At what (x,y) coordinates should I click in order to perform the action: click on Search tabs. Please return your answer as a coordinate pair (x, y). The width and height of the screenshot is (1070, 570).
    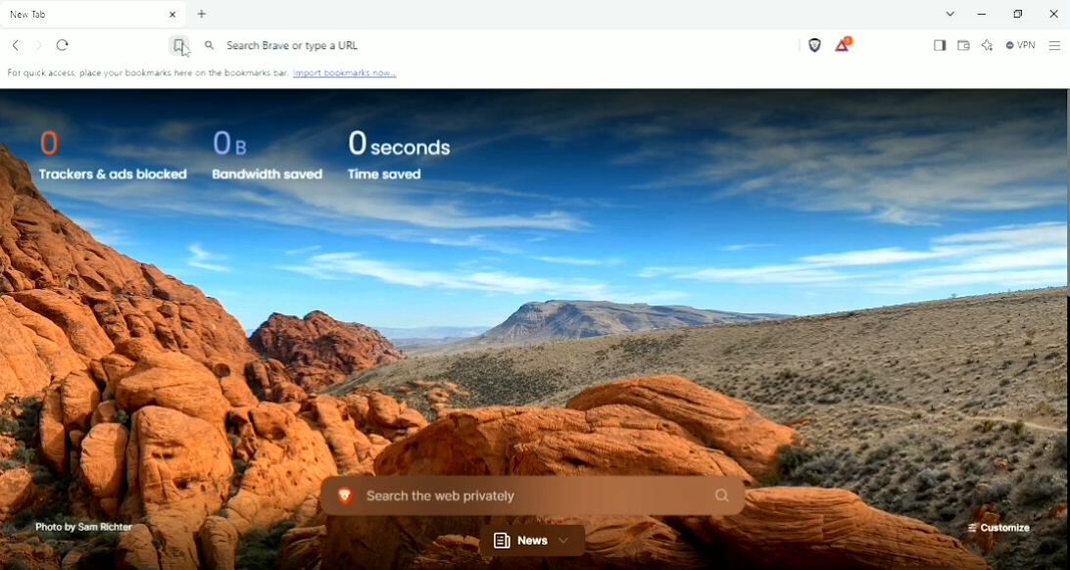
    Looking at the image, I should click on (950, 14).